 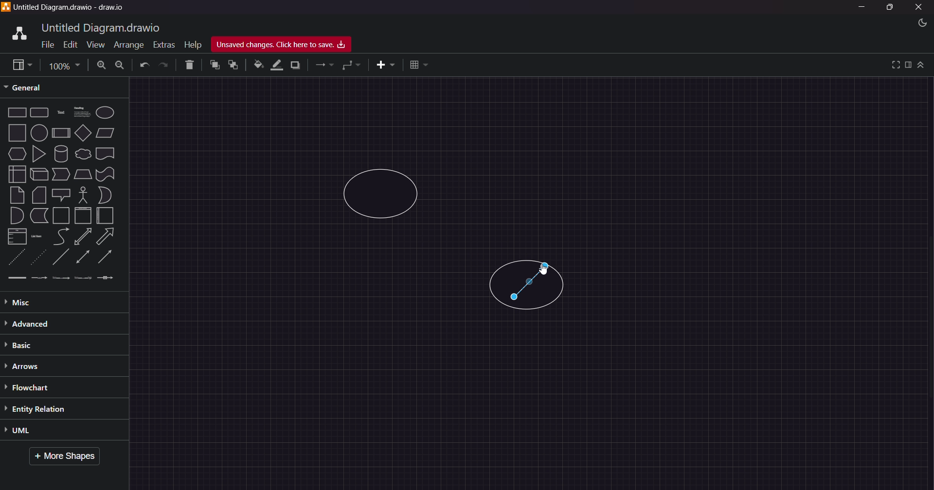 What do you see at coordinates (26, 345) in the screenshot?
I see `Basic` at bounding box center [26, 345].